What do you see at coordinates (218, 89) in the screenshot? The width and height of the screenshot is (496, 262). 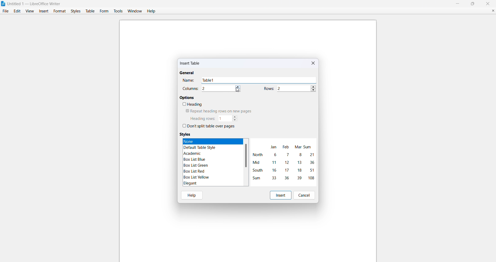 I see `number of columns 2` at bounding box center [218, 89].